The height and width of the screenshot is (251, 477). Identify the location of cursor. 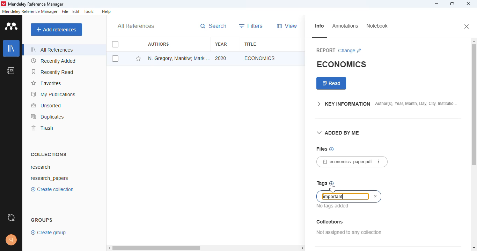
(332, 188).